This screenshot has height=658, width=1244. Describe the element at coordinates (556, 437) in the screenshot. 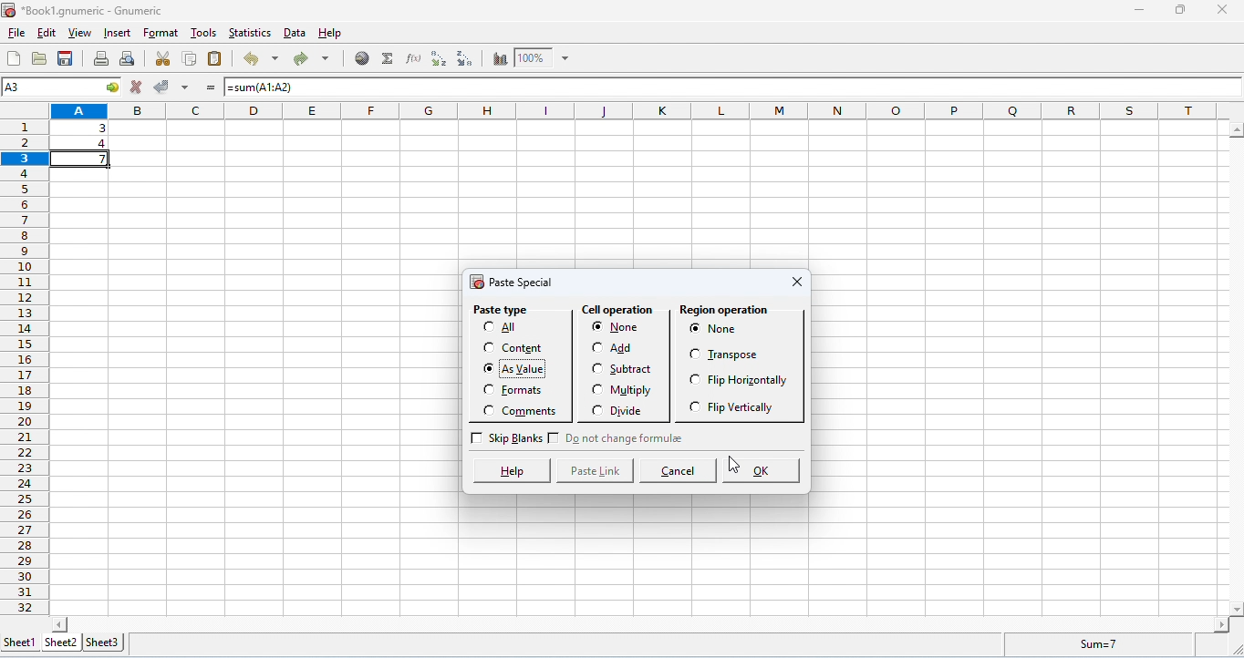

I see `Checkbox` at that location.